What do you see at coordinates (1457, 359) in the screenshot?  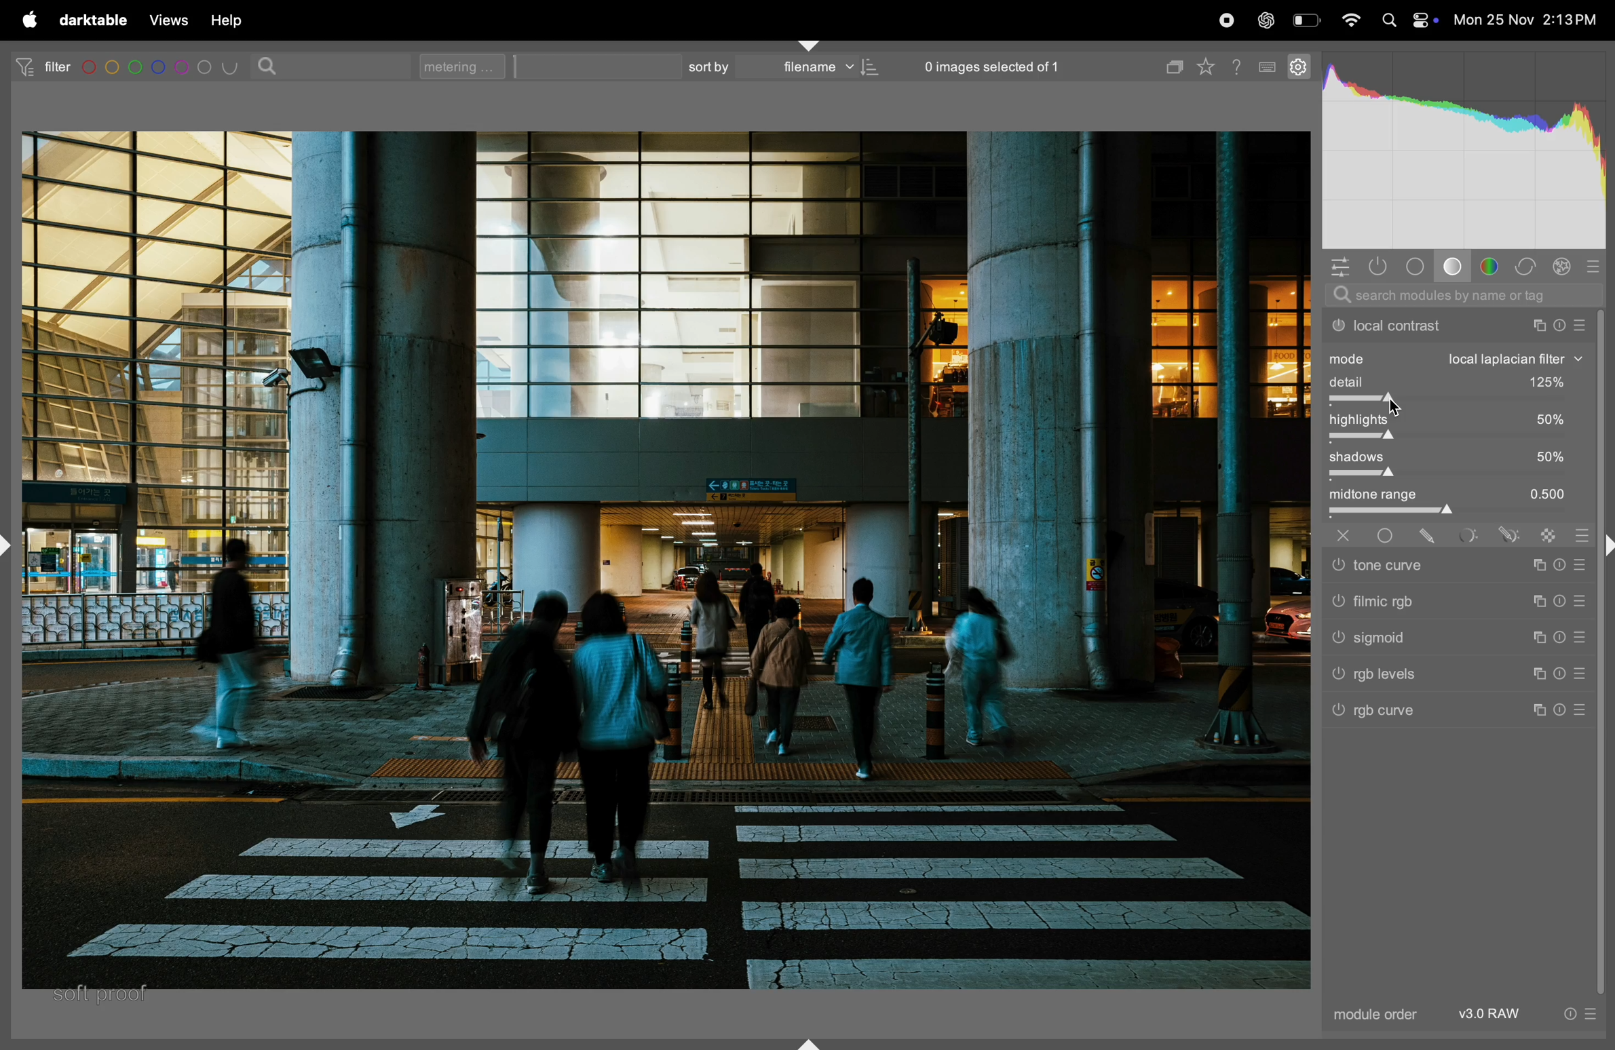 I see `mode` at bounding box center [1457, 359].